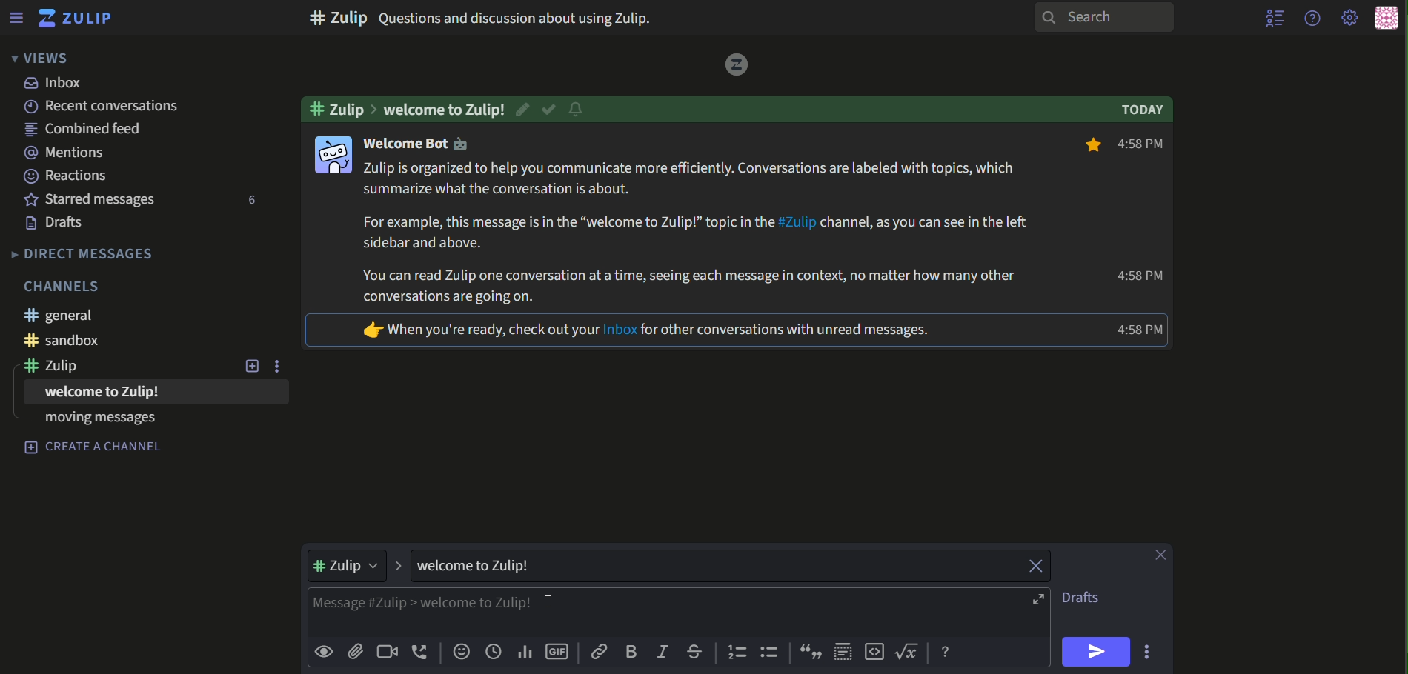 The image size is (1408, 674). What do you see at coordinates (67, 153) in the screenshot?
I see `text` at bounding box center [67, 153].